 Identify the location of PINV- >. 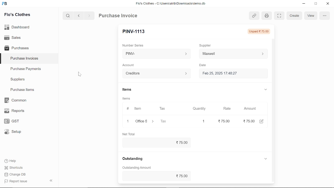
(155, 54).